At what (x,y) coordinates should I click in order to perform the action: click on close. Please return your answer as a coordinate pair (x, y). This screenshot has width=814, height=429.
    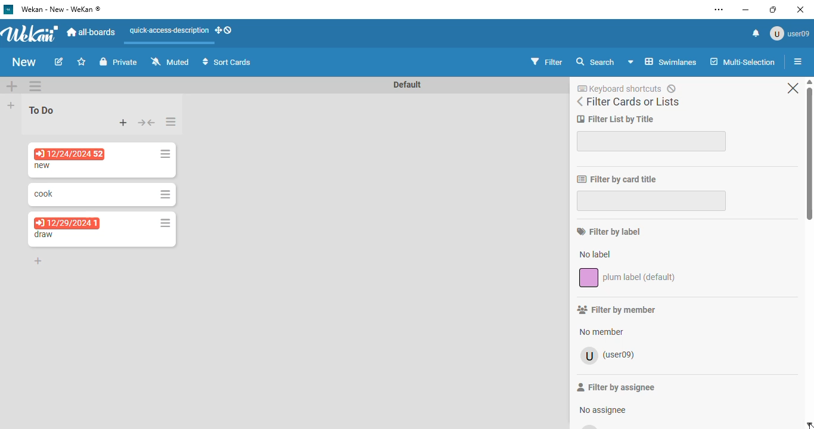
    Looking at the image, I should click on (799, 9).